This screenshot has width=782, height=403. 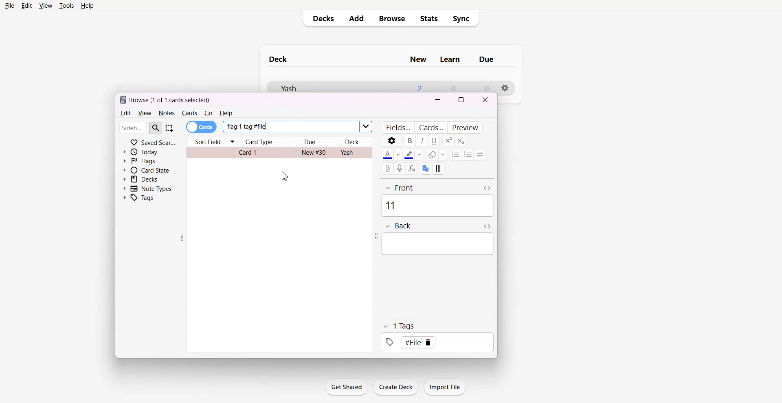 What do you see at coordinates (314, 142) in the screenshot?
I see `Due` at bounding box center [314, 142].